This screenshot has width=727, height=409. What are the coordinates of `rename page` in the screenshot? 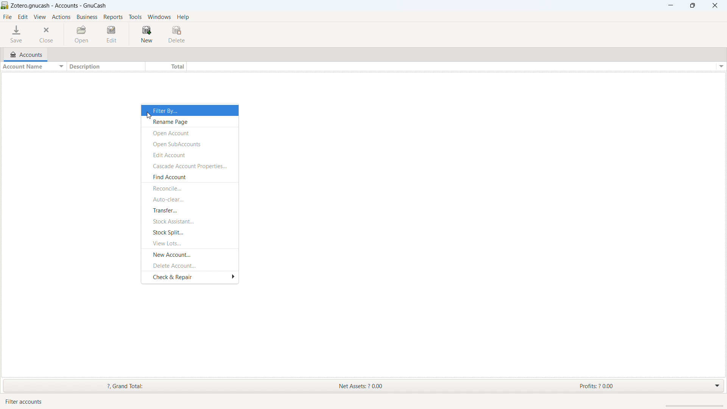 It's located at (190, 122).